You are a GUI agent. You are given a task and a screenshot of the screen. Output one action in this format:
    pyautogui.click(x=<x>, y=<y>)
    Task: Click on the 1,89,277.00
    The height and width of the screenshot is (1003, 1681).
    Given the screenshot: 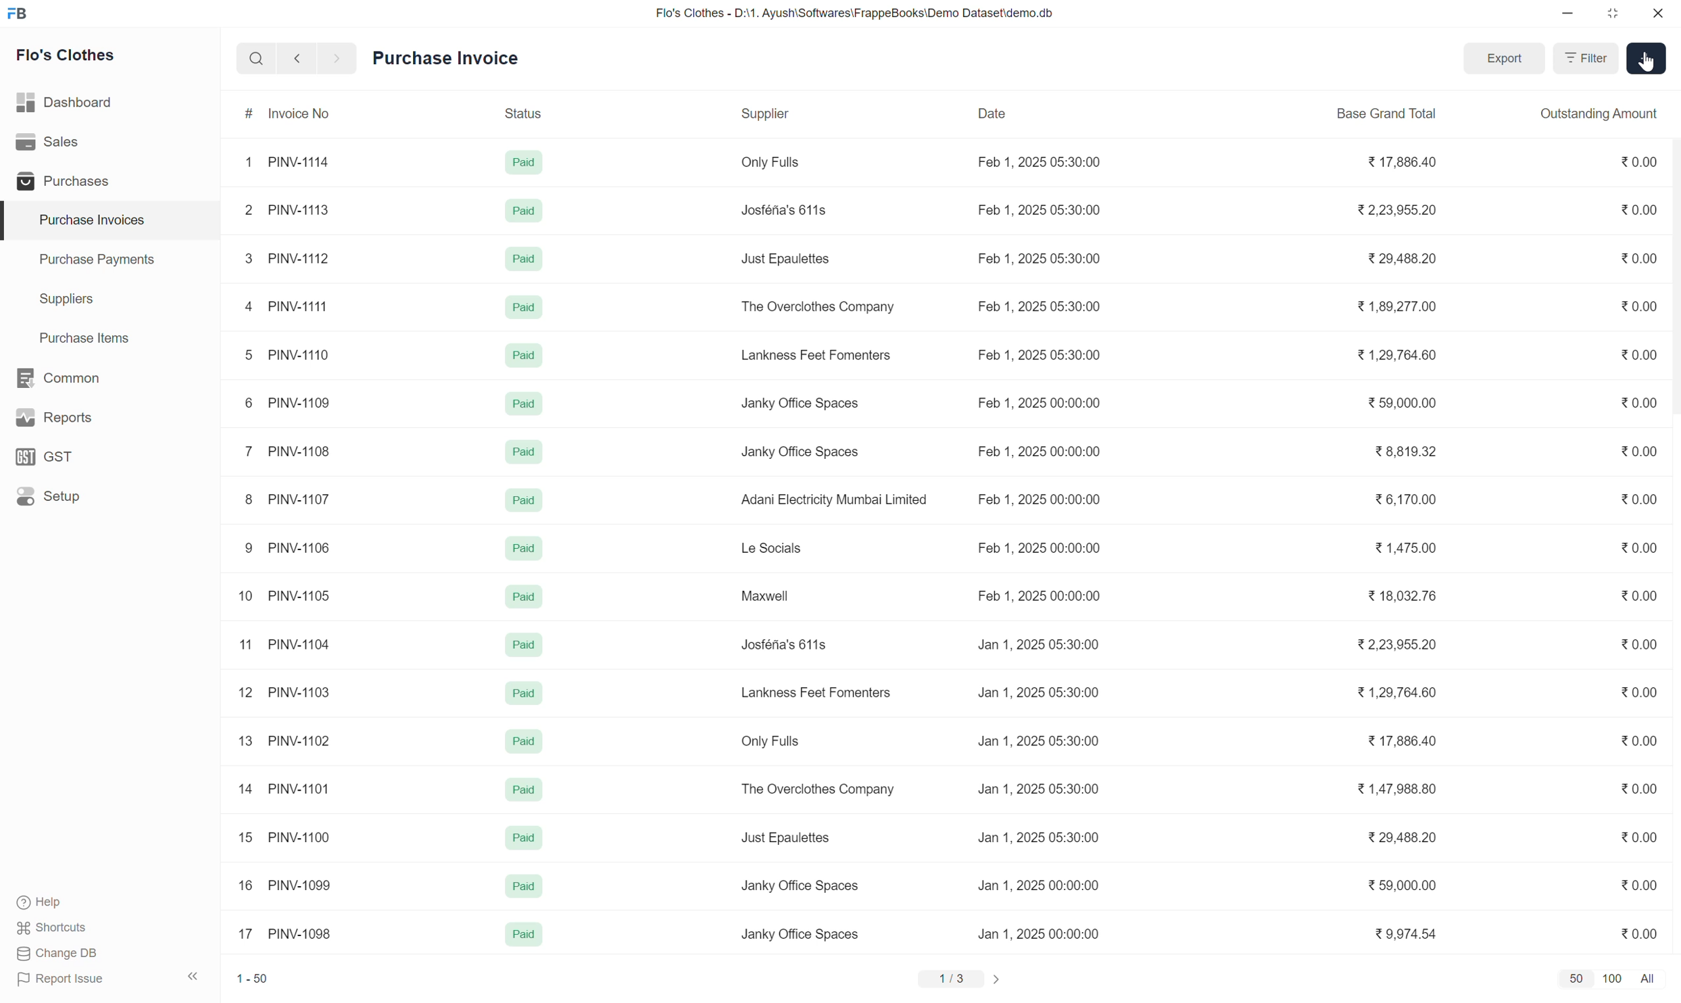 What is the action you would take?
    pyautogui.click(x=1395, y=307)
    